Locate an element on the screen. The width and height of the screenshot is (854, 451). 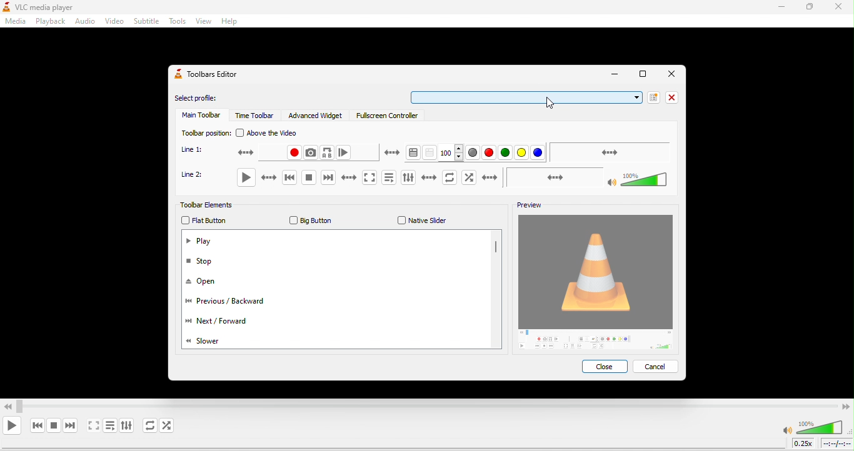
main toolbar is located at coordinates (199, 116).